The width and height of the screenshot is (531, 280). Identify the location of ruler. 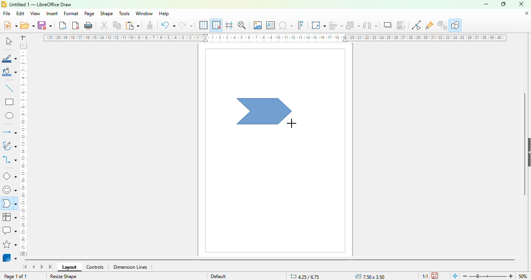
(23, 150).